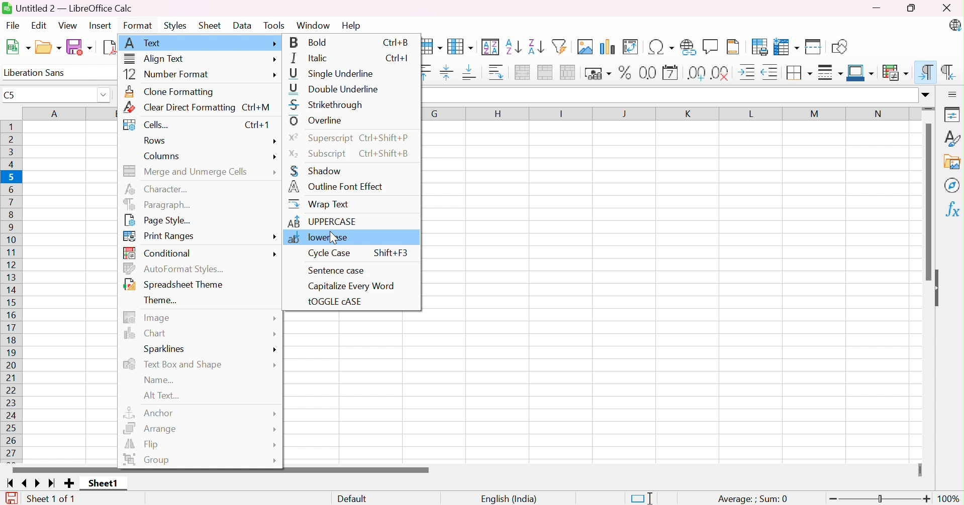 This screenshot has width=964, height=505. What do you see at coordinates (399, 58) in the screenshot?
I see `Ctrl+I` at bounding box center [399, 58].